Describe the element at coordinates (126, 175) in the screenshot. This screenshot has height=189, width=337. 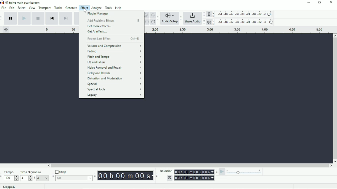
I see `Time` at that location.